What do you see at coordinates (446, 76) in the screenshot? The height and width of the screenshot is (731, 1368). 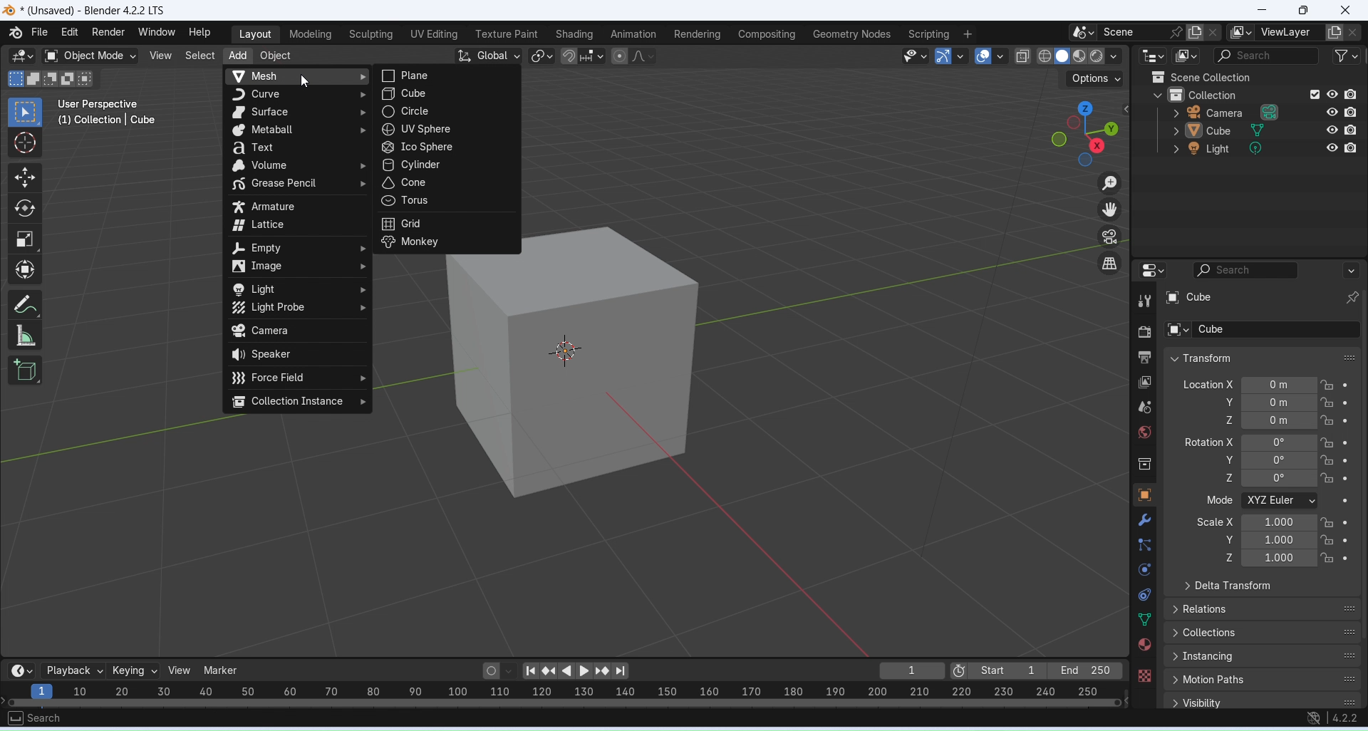 I see `plane` at bounding box center [446, 76].